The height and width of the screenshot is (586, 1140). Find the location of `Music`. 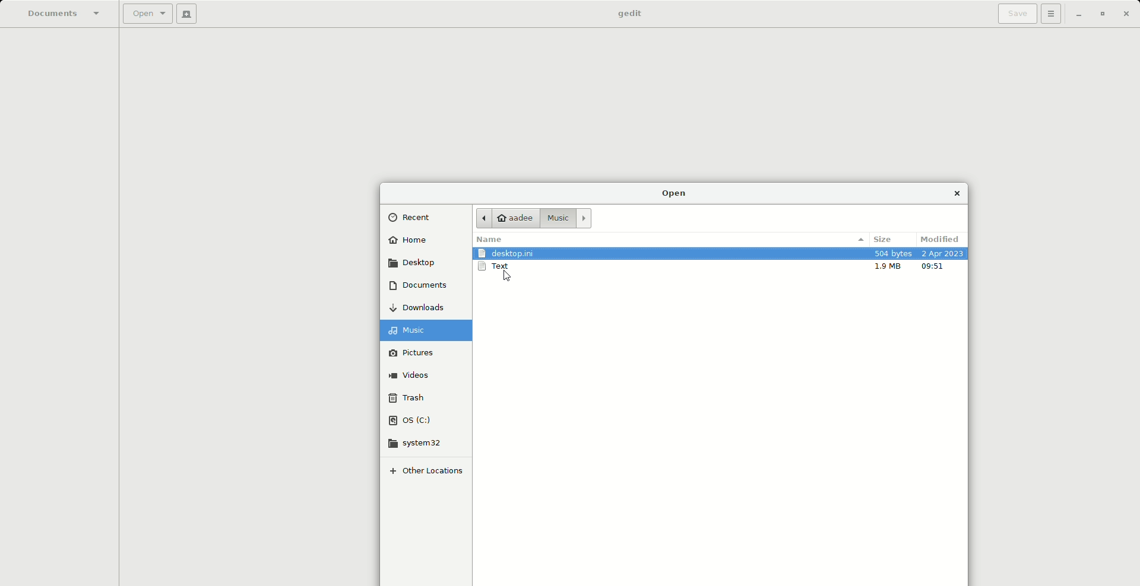

Music is located at coordinates (564, 219).